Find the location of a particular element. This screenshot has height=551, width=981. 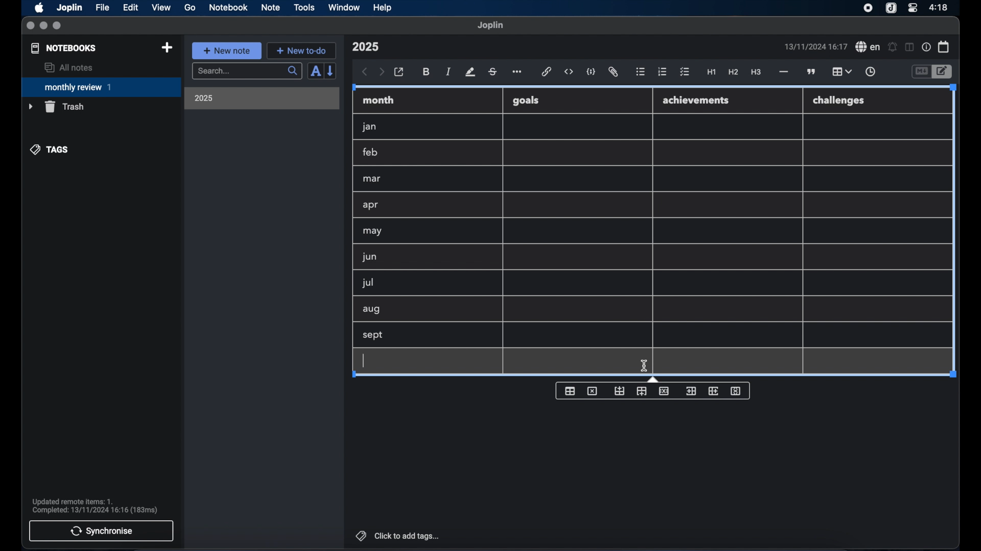

trash is located at coordinates (56, 107).